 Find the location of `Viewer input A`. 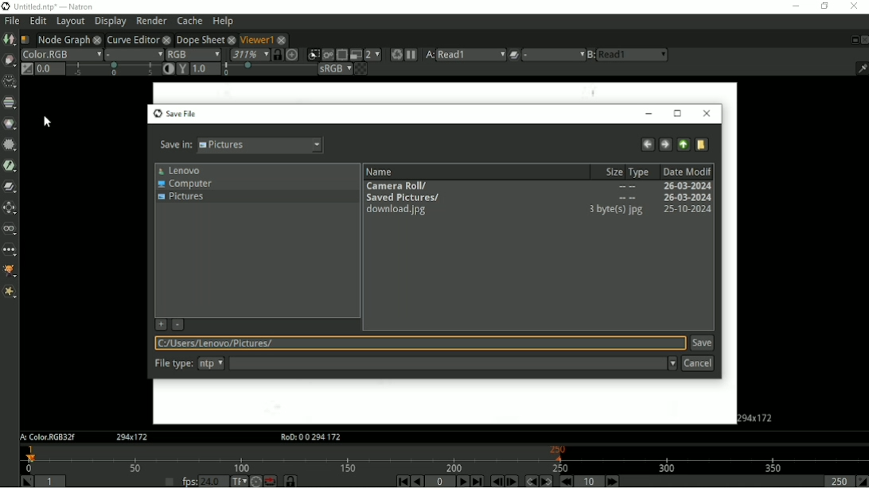

Viewer input A is located at coordinates (427, 55).